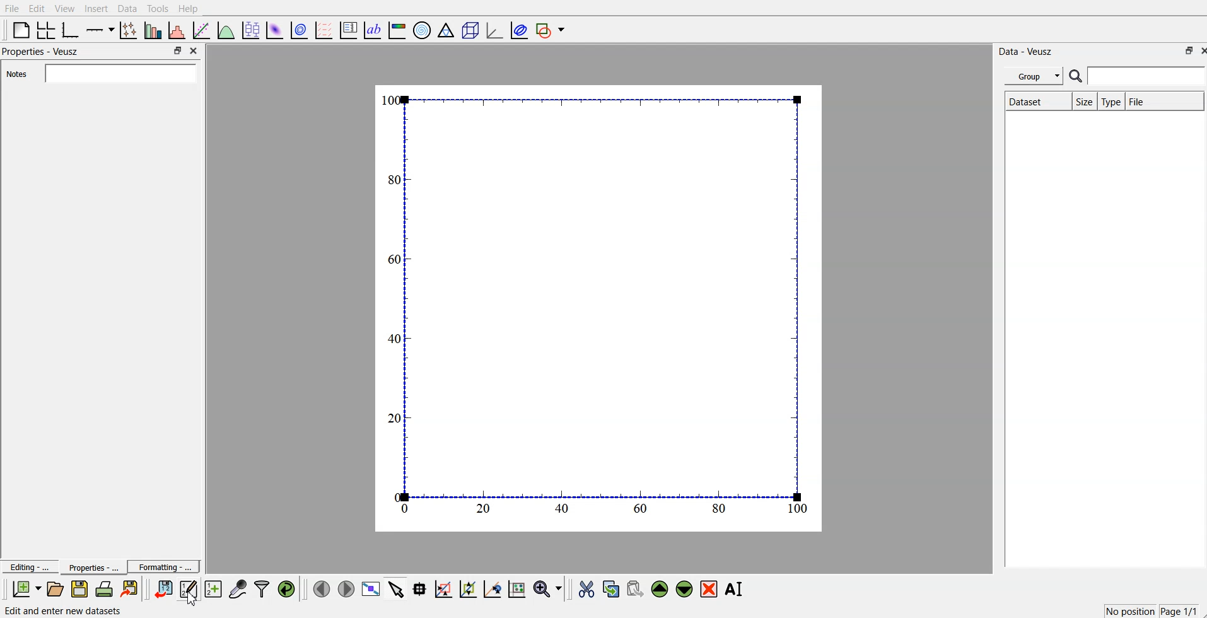 The image size is (1207, 618). Describe the element at coordinates (178, 30) in the screenshot. I see `histogram of dataset` at that location.